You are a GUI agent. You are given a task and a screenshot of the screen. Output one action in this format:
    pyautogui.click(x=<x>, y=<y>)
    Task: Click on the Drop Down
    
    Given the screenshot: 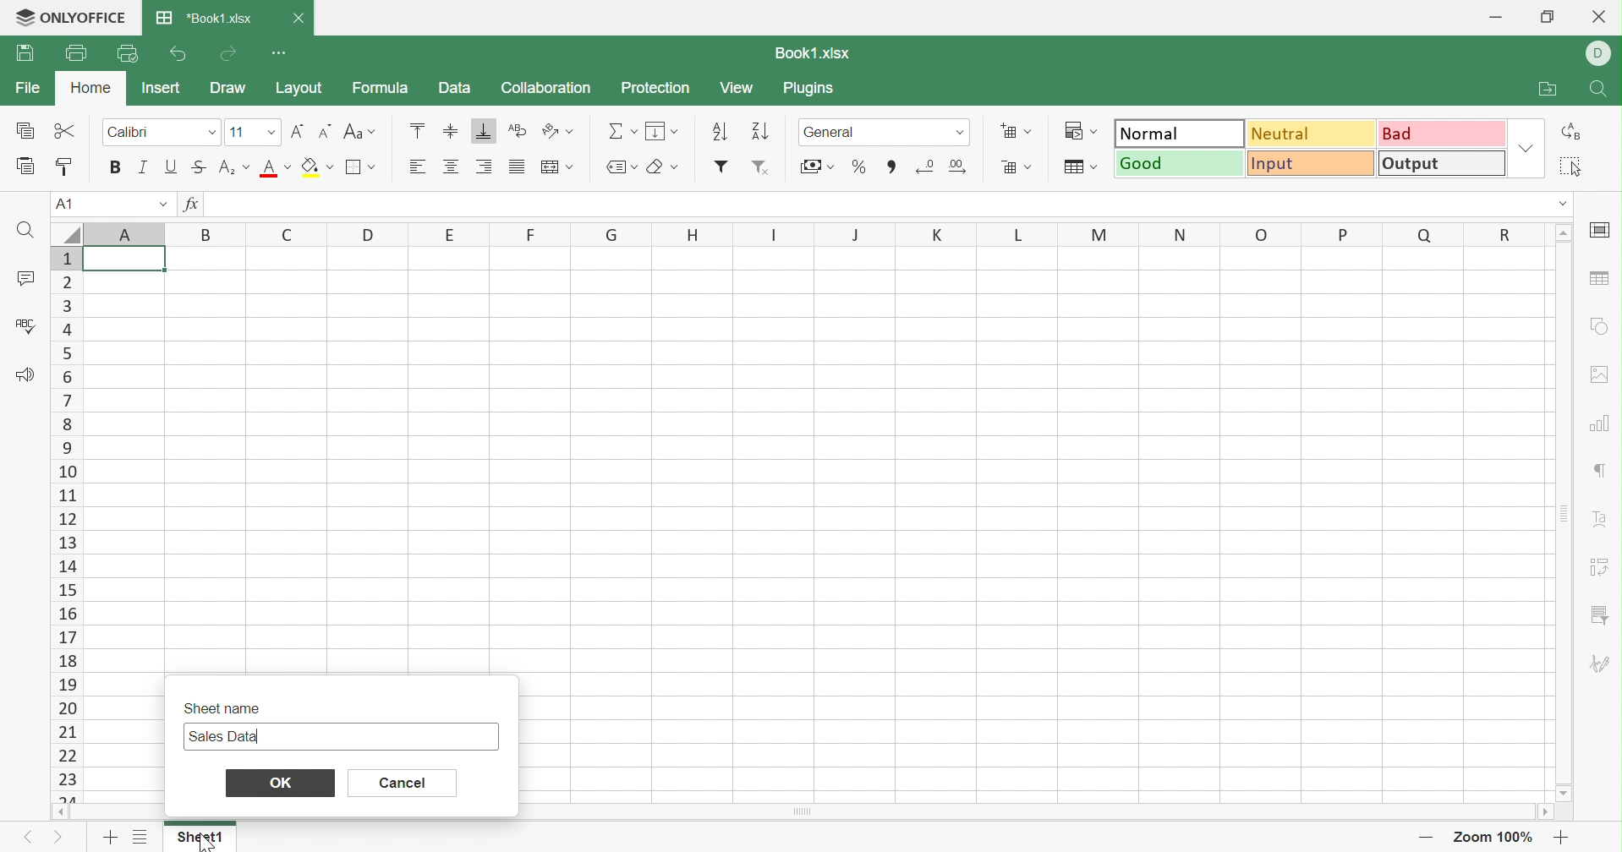 What is the action you would take?
    pyautogui.click(x=166, y=202)
    